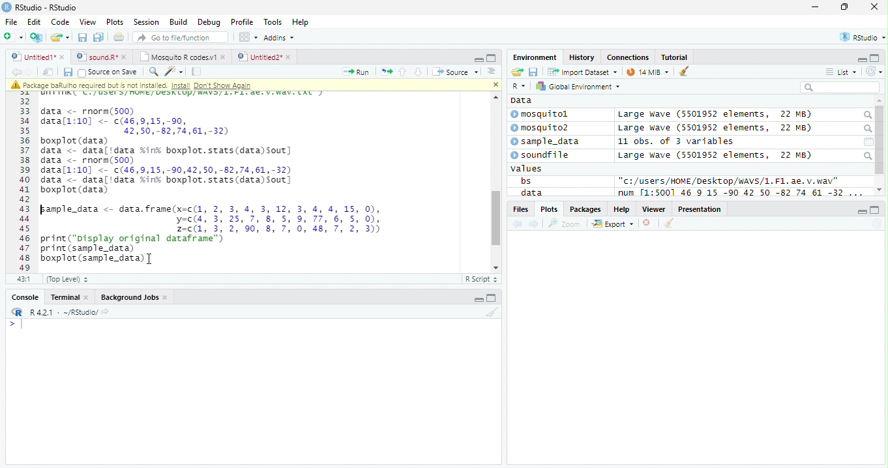 This screenshot has width=888, height=468. What do you see at coordinates (100, 56) in the screenshot?
I see `sound.R*` at bounding box center [100, 56].